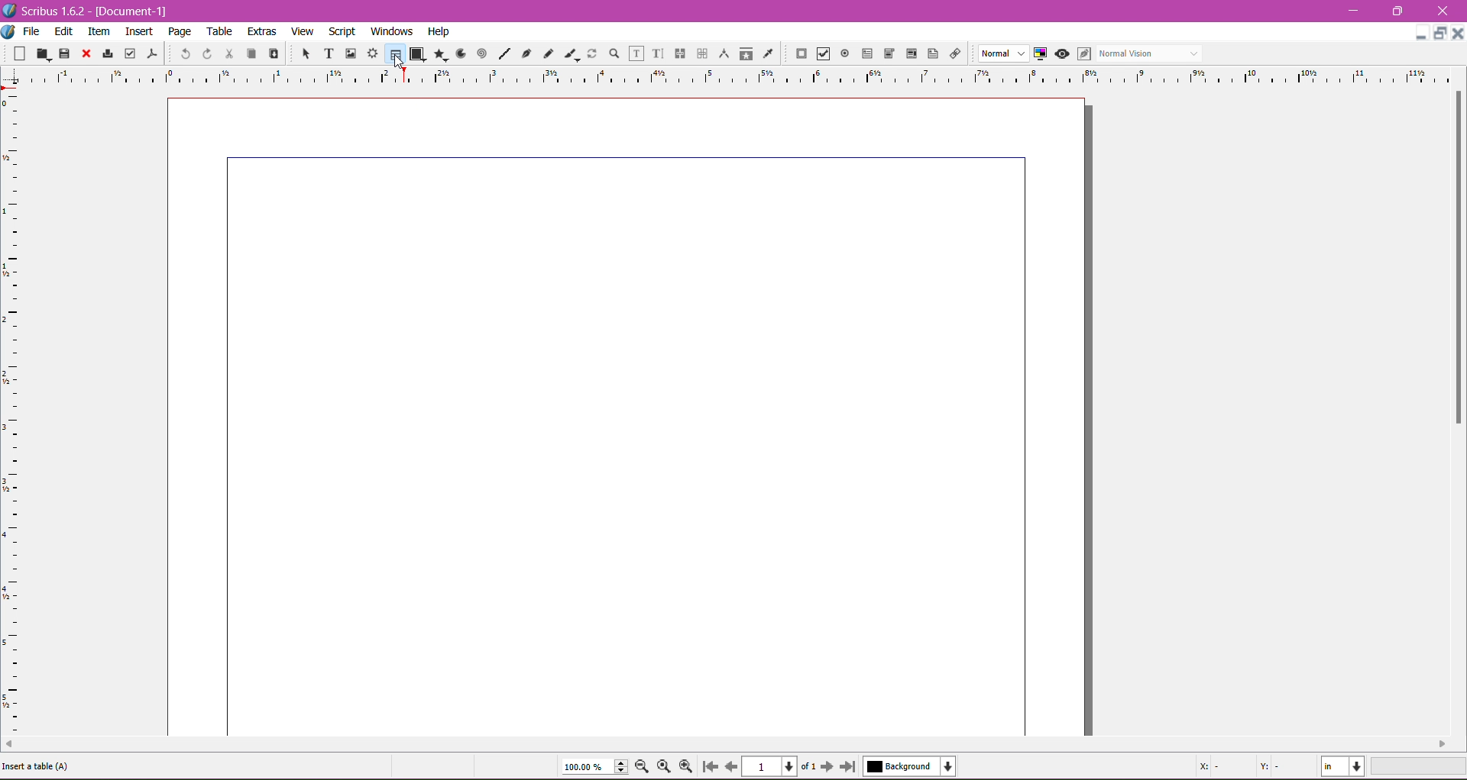 This screenshot has height=780, width=1467. I want to click on Select Item, so click(300, 53).